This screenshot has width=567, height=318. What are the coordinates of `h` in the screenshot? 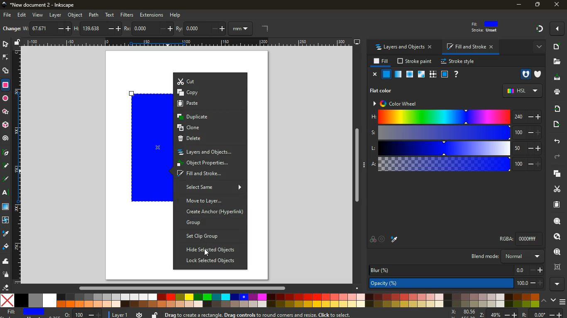 It's located at (457, 117).